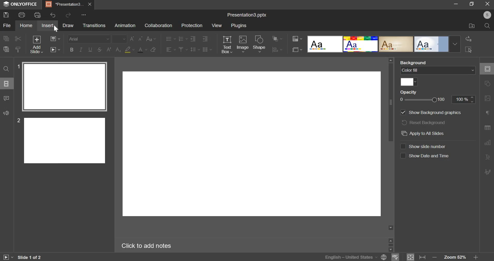 The width and height of the screenshot is (494, 261). Describe the element at coordinates (432, 134) in the screenshot. I see `apply to all slides` at that location.